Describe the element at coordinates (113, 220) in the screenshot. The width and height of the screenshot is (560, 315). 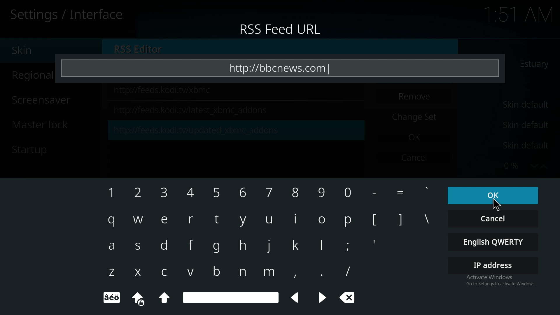
I see `q` at that location.